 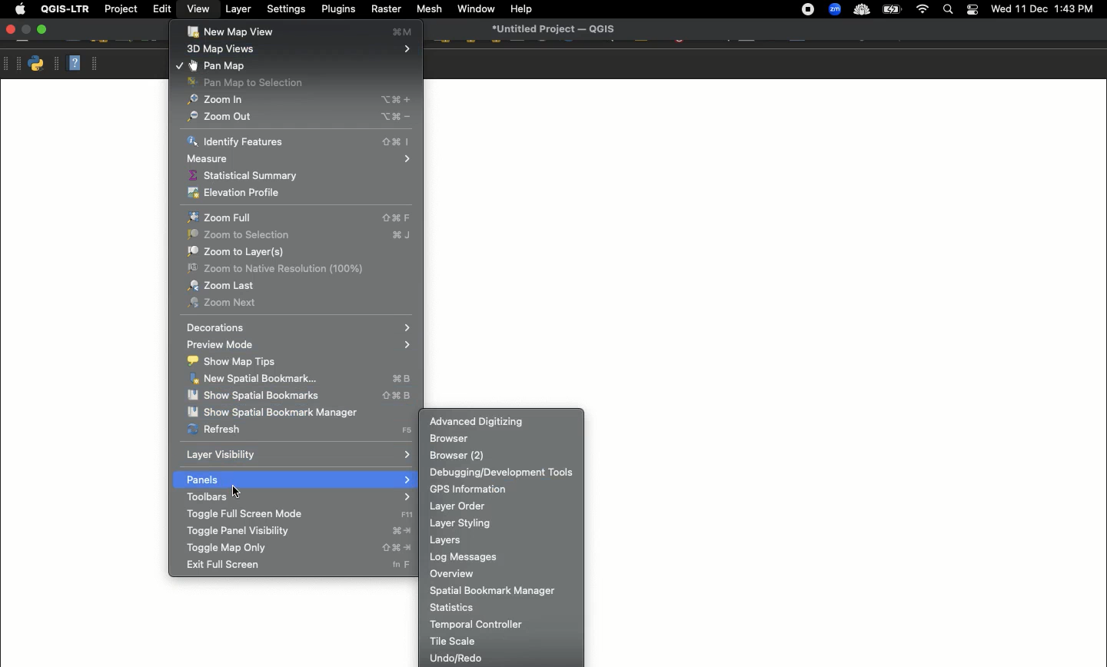 I want to click on Browser (2) , so click(x=500, y=455).